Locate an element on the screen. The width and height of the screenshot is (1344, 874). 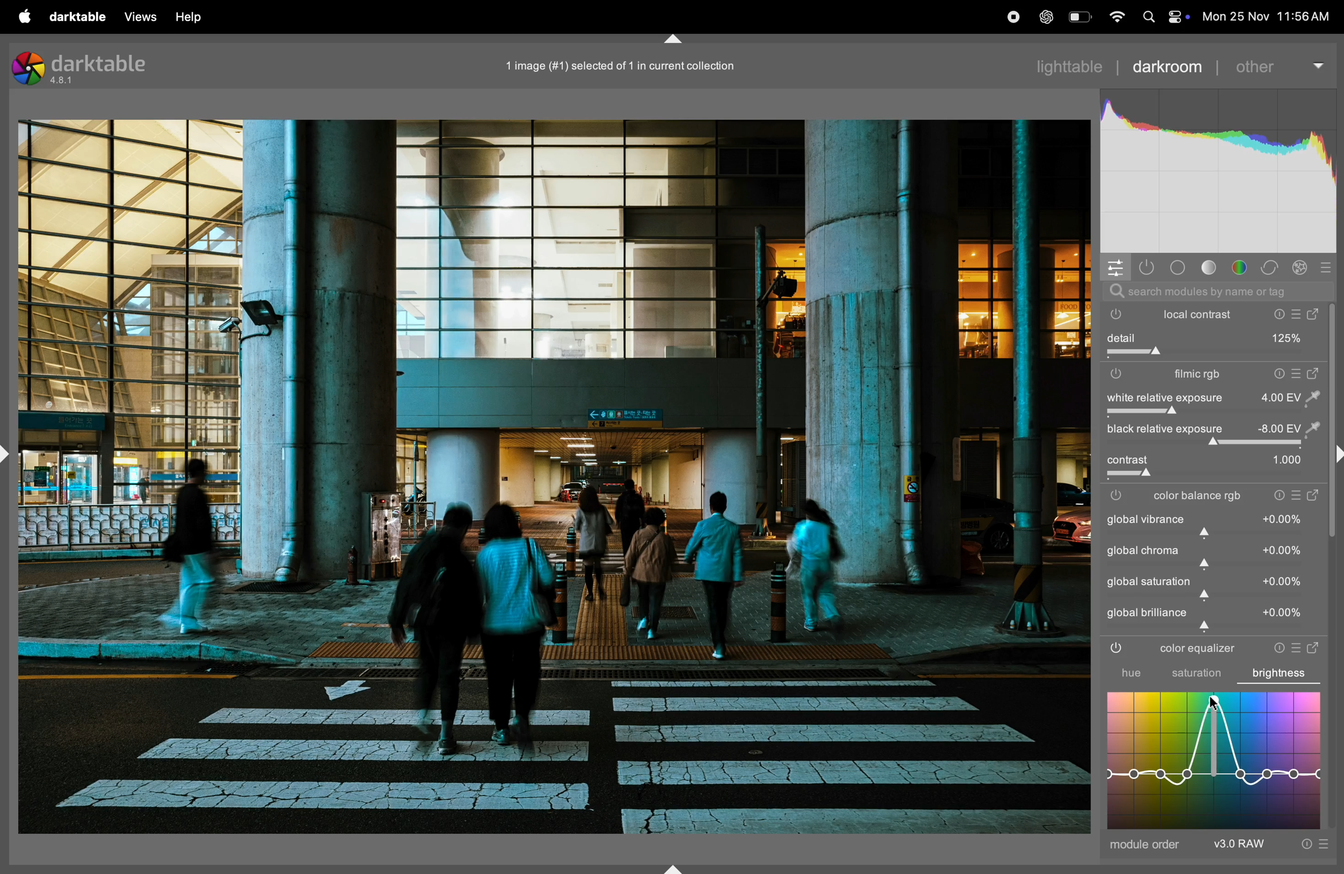
toggle  is located at coordinates (1208, 353).